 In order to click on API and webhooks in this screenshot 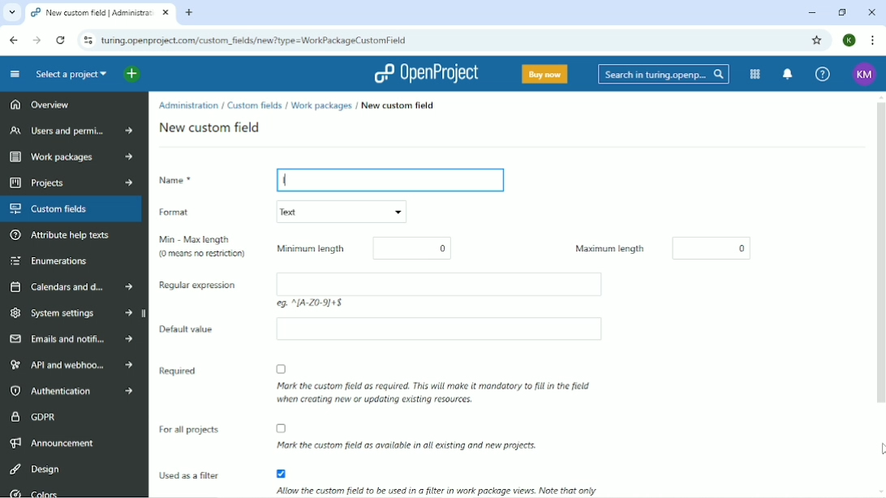, I will do `click(73, 364)`.